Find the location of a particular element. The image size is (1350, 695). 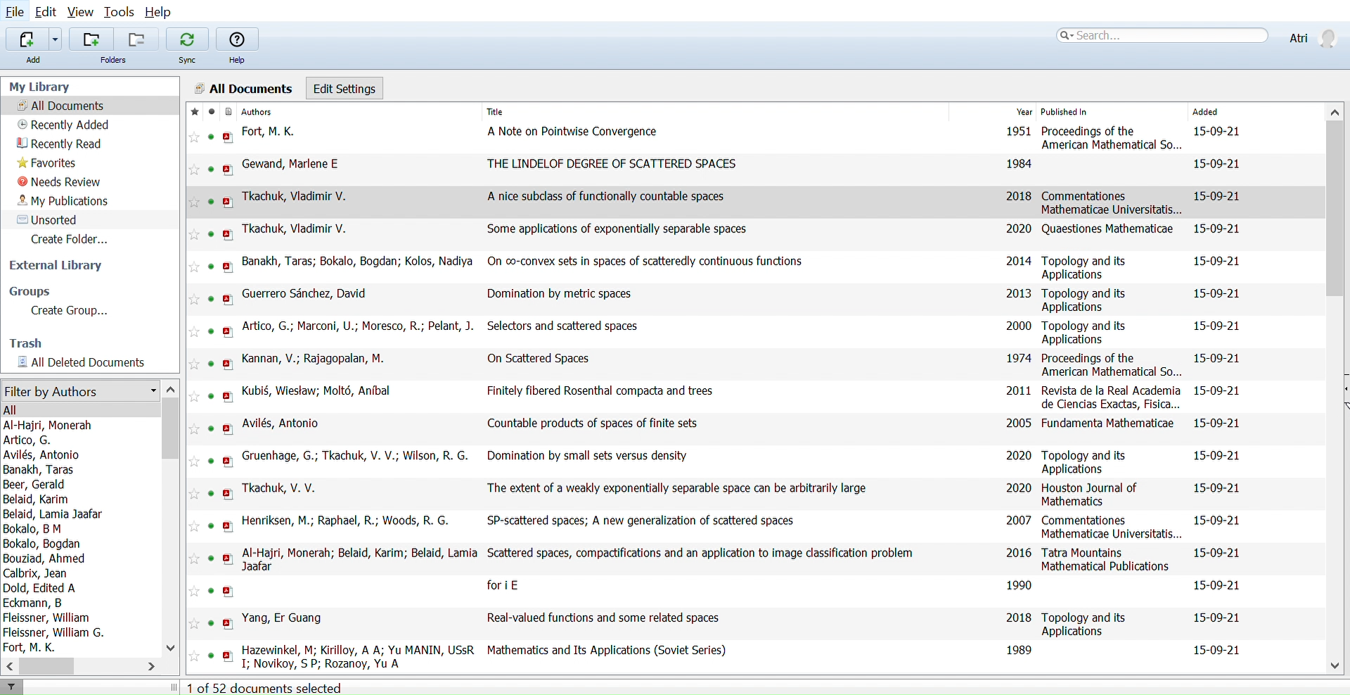

The extent of a weakly exponentially separable space can be arbitrarily large is located at coordinates (676, 488).